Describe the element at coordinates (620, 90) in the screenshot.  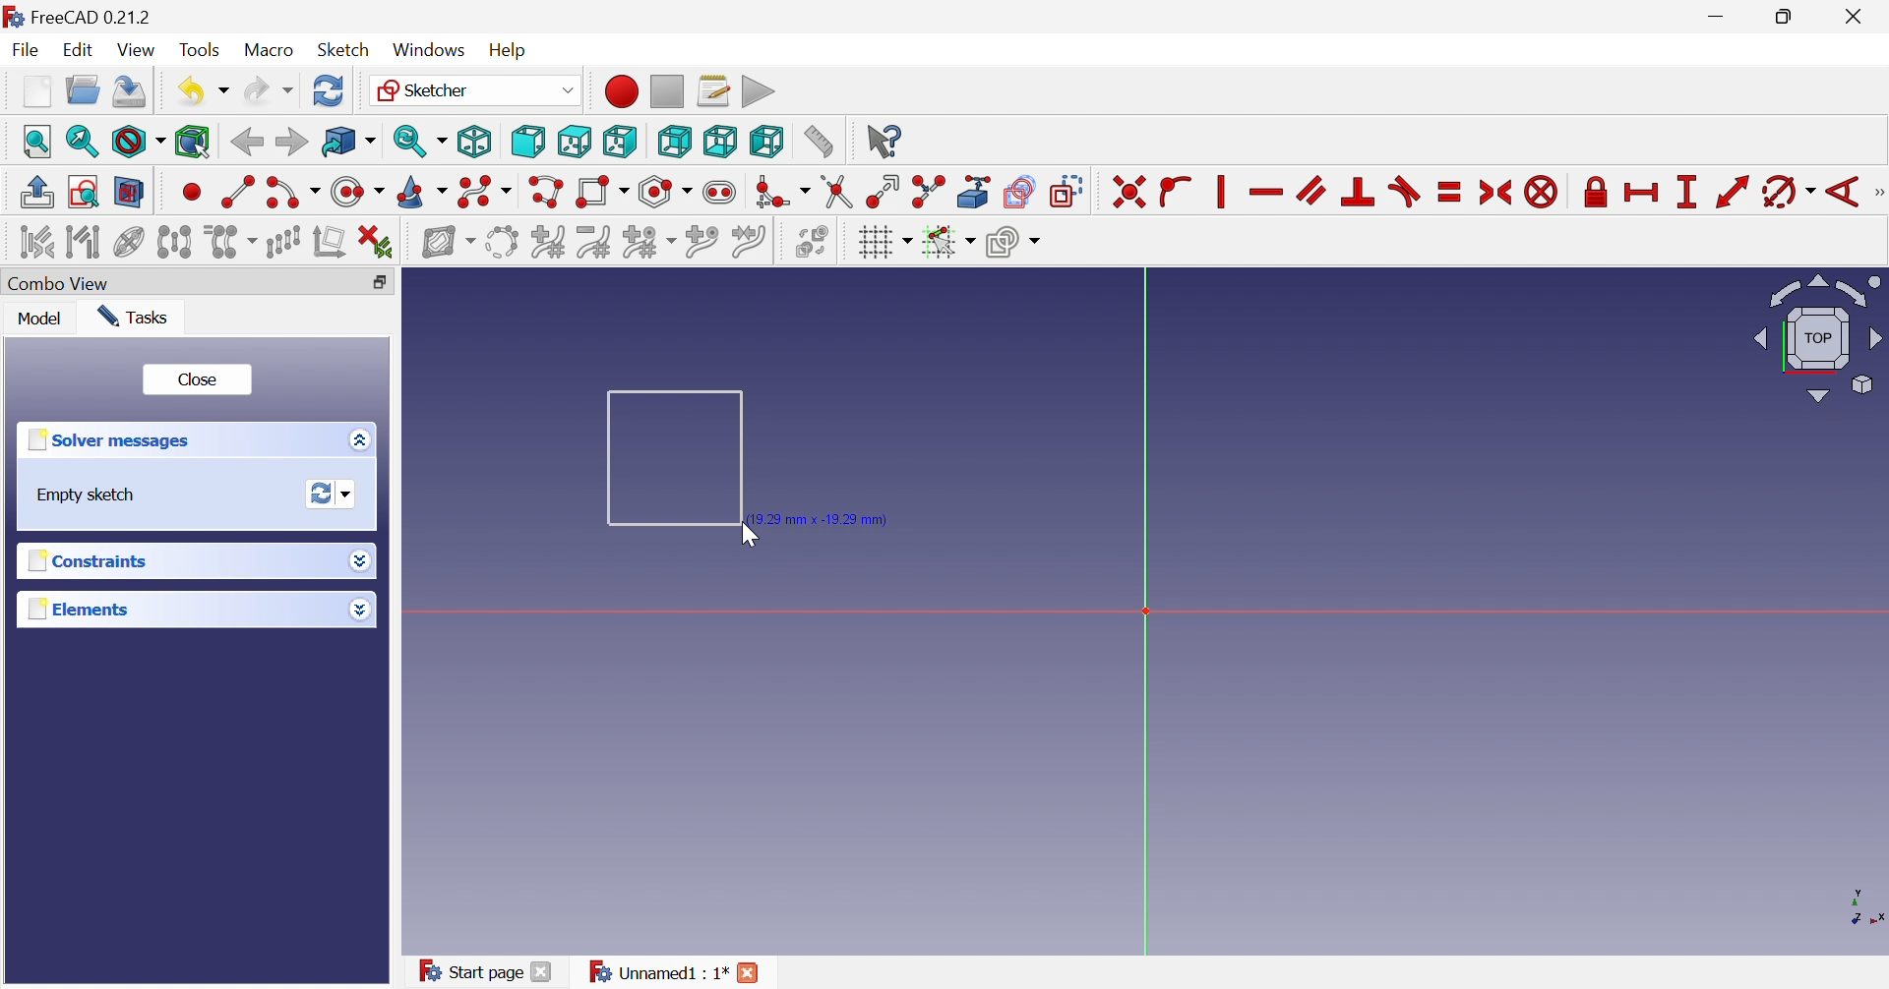
I see `Macro recording...` at that location.